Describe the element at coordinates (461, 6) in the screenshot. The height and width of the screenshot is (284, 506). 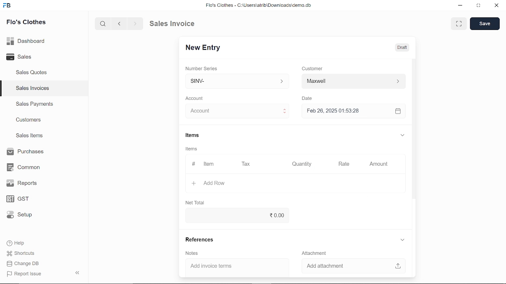
I see `minimize` at that location.